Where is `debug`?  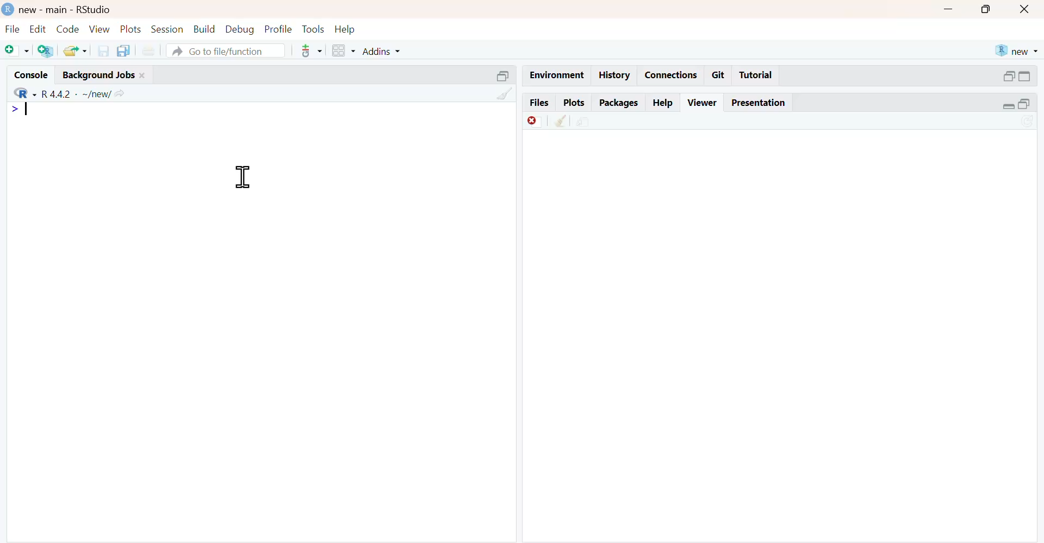
debug is located at coordinates (240, 30).